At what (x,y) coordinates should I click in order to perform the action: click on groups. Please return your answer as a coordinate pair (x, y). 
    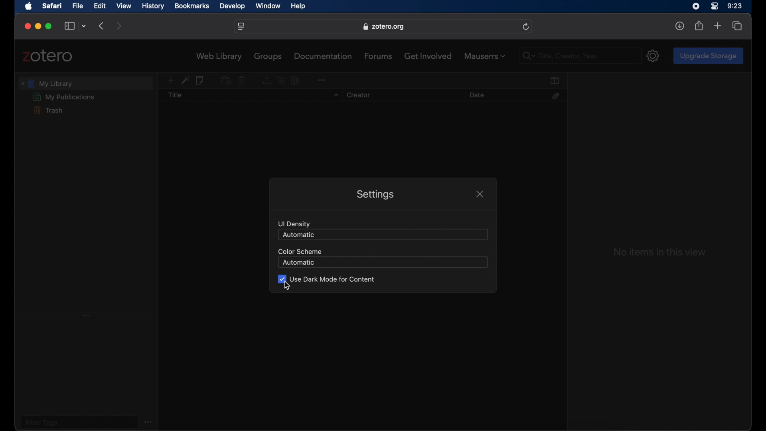
    Looking at the image, I should click on (268, 56).